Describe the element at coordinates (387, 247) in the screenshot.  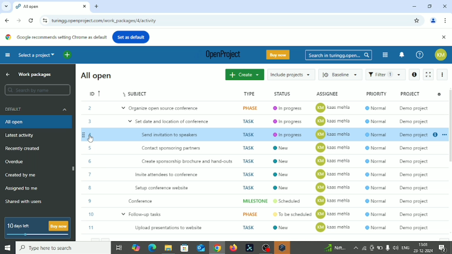
I see `Mic` at that location.